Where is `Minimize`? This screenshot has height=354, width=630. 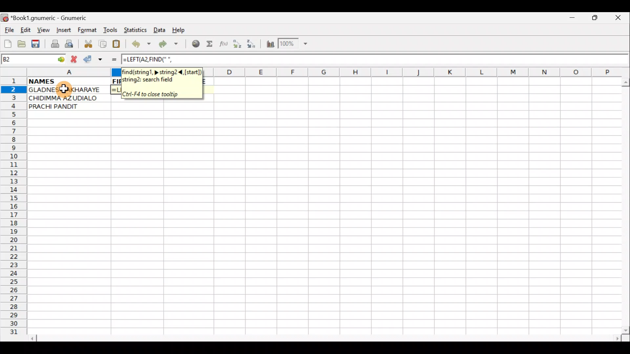 Minimize is located at coordinates (571, 19).